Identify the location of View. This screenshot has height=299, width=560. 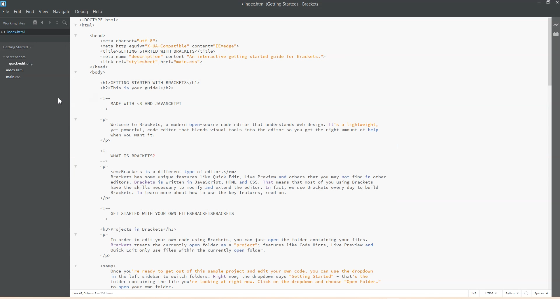
(43, 11).